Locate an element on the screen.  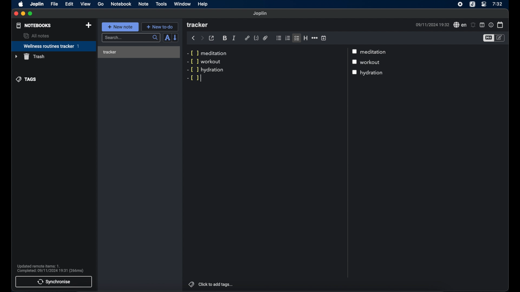
note properties is located at coordinates (491, 25).